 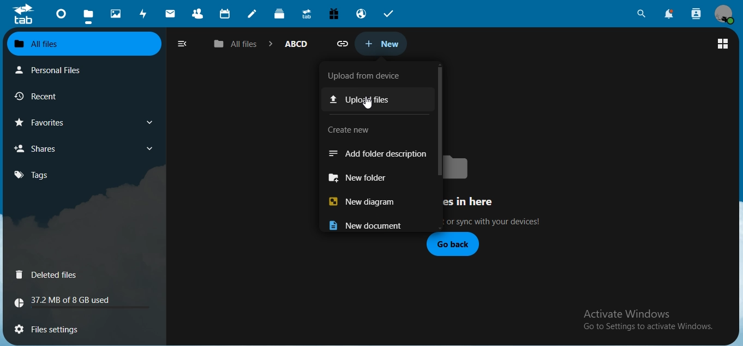 I want to click on shares, so click(x=41, y=148).